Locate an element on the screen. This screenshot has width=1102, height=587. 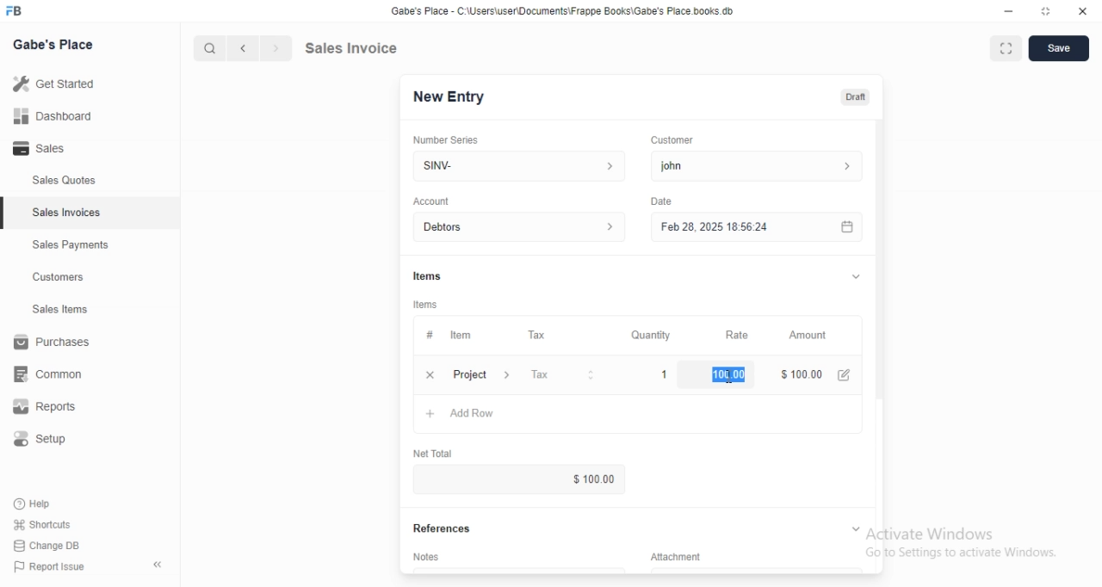
minimize is located at coordinates (1001, 13).